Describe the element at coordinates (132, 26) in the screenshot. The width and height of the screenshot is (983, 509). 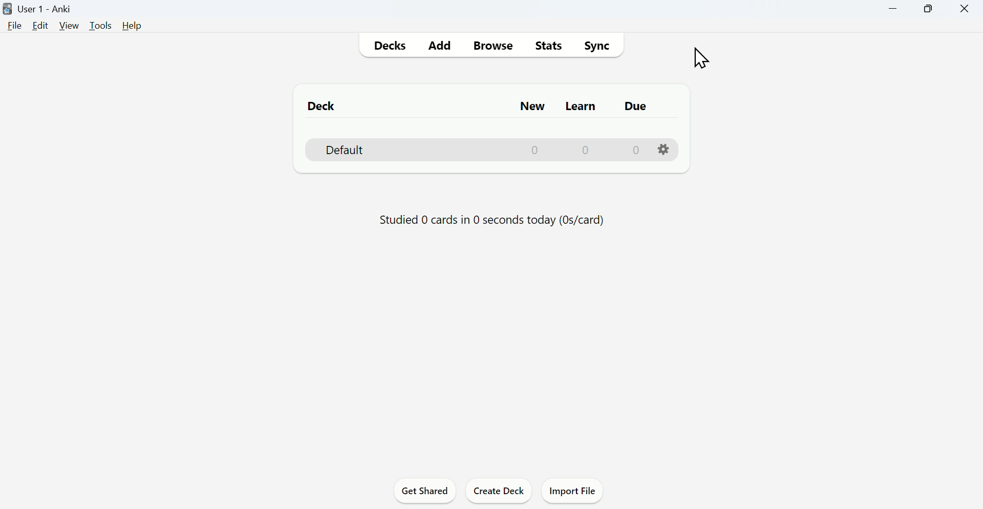
I see `Help` at that location.